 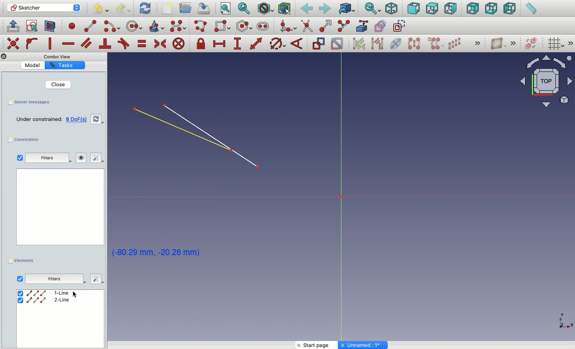 I want to click on Open, so click(x=186, y=8).